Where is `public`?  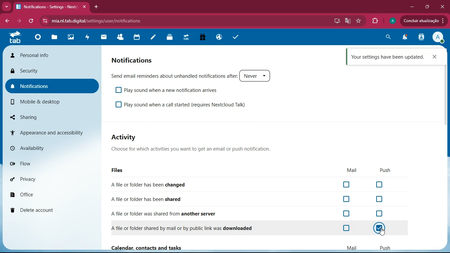
public is located at coordinates (218, 37).